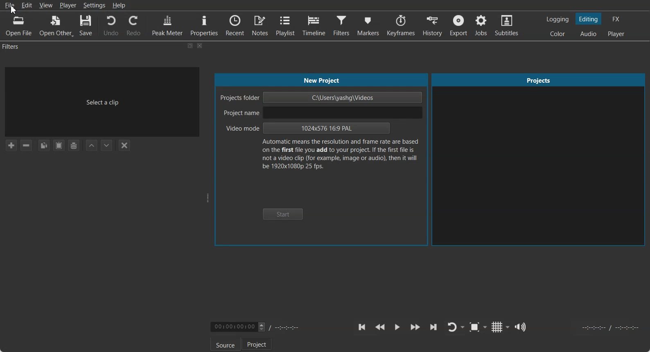  I want to click on Close, so click(200, 46).